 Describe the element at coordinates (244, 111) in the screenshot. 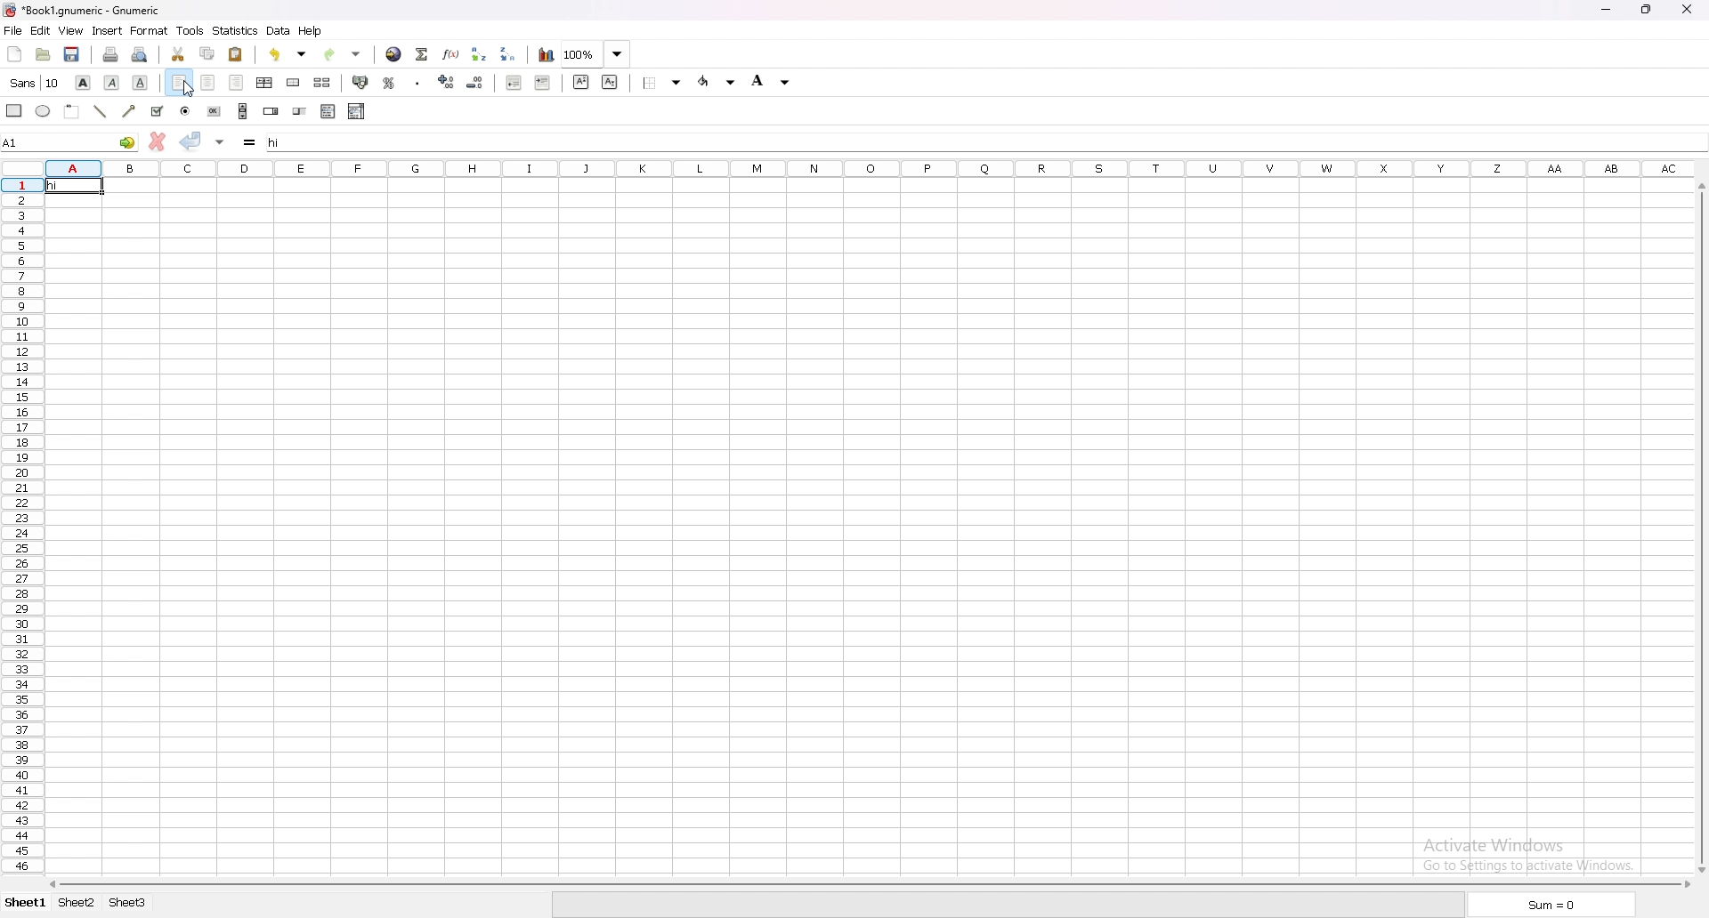

I see `scroll bar` at that location.